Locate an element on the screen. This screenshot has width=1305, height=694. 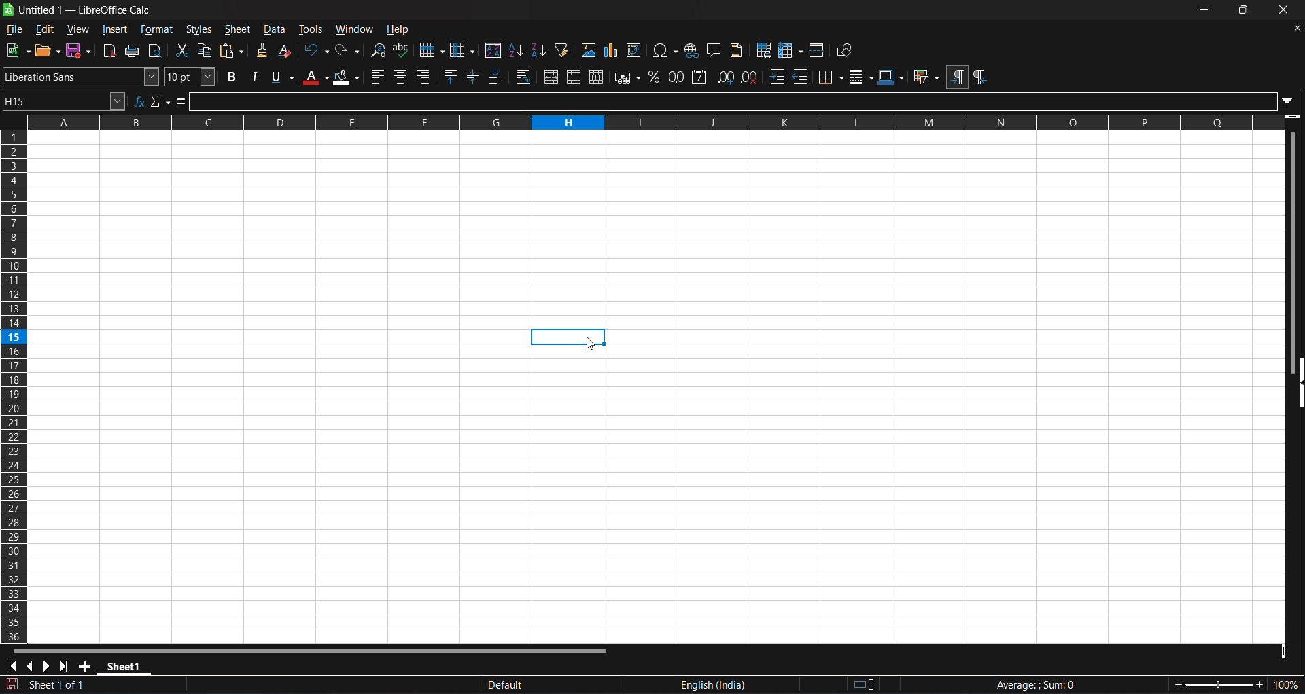
insert comment is located at coordinates (716, 50).